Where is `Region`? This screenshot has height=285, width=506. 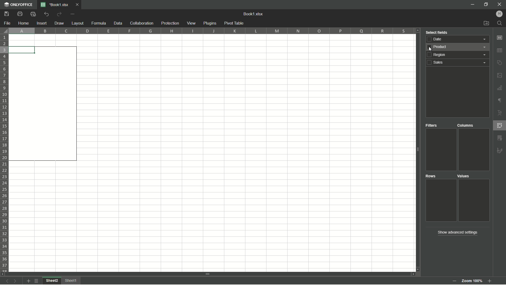
Region is located at coordinates (459, 55).